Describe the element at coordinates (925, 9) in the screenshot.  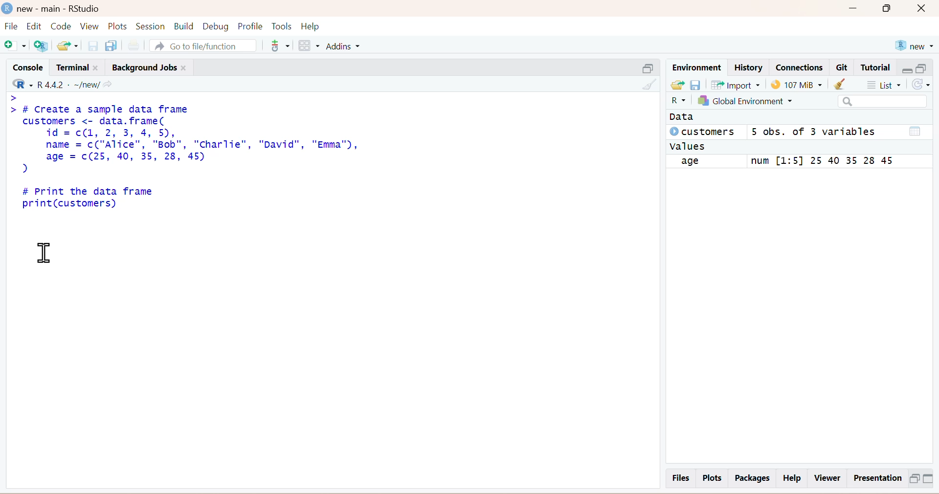
I see `close` at that location.